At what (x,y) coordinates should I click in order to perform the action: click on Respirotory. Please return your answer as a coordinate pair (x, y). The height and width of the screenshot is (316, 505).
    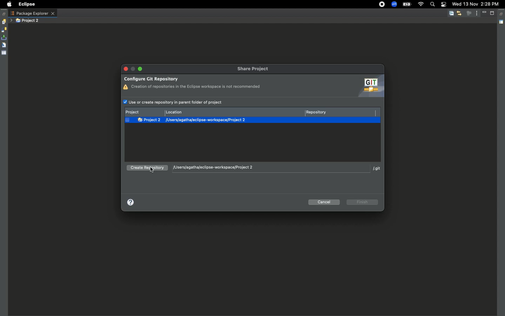
    Looking at the image, I should click on (339, 112).